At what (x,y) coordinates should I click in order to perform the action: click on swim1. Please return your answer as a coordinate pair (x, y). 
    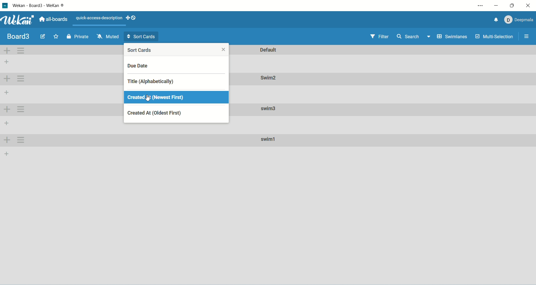
    Looking at the image, I should click on (270, 141).